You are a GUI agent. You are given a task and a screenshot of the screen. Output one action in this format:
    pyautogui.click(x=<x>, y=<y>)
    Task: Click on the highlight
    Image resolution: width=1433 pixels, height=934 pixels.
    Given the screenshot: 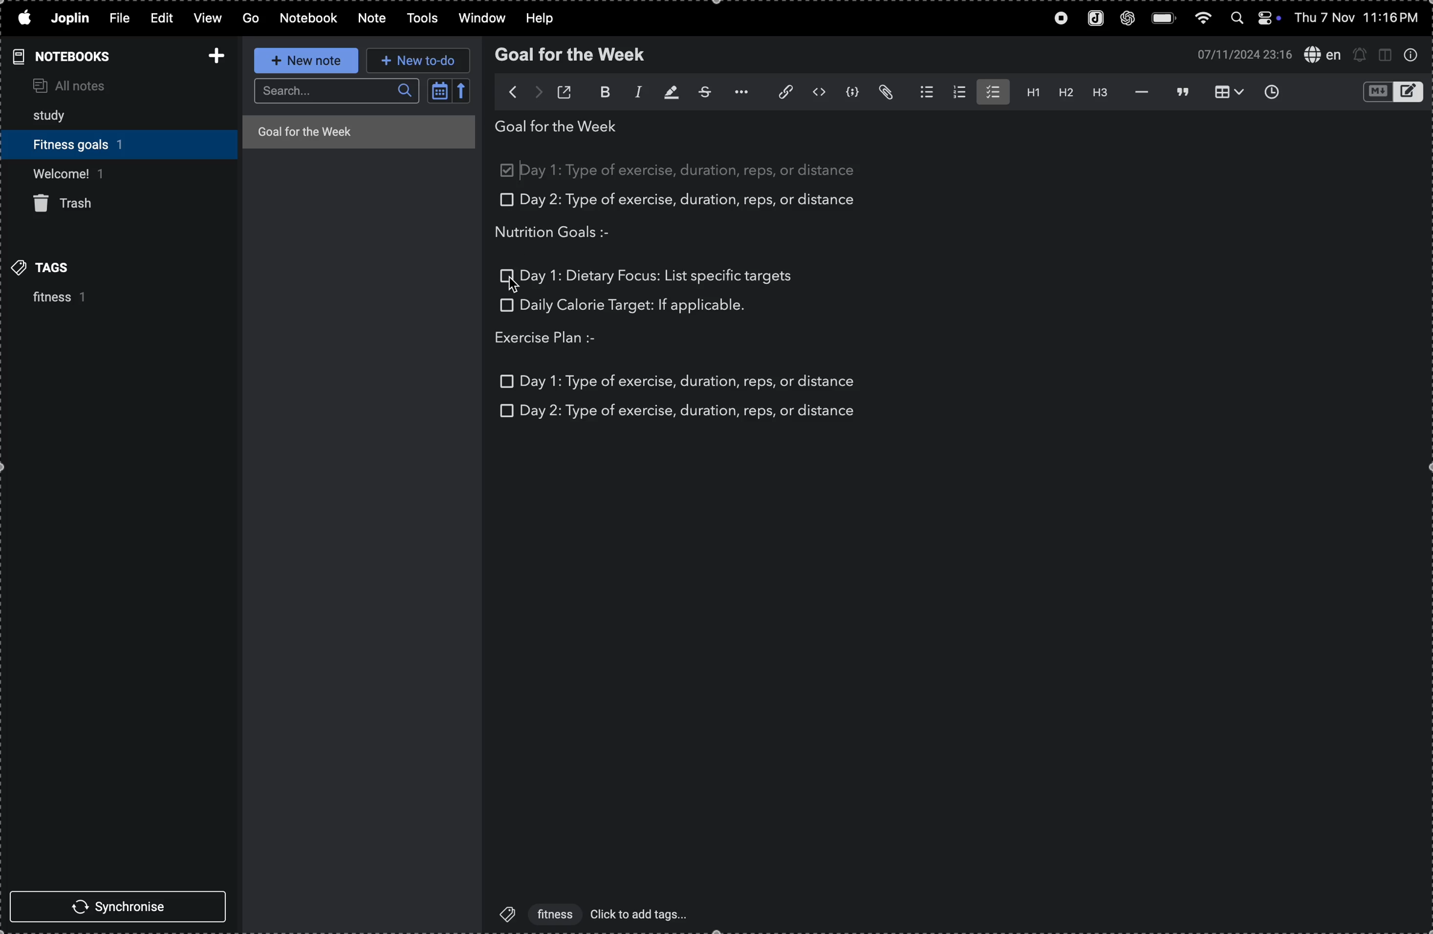 What is the action you would take?
    pyautogui.click(x=666, y=93)
    